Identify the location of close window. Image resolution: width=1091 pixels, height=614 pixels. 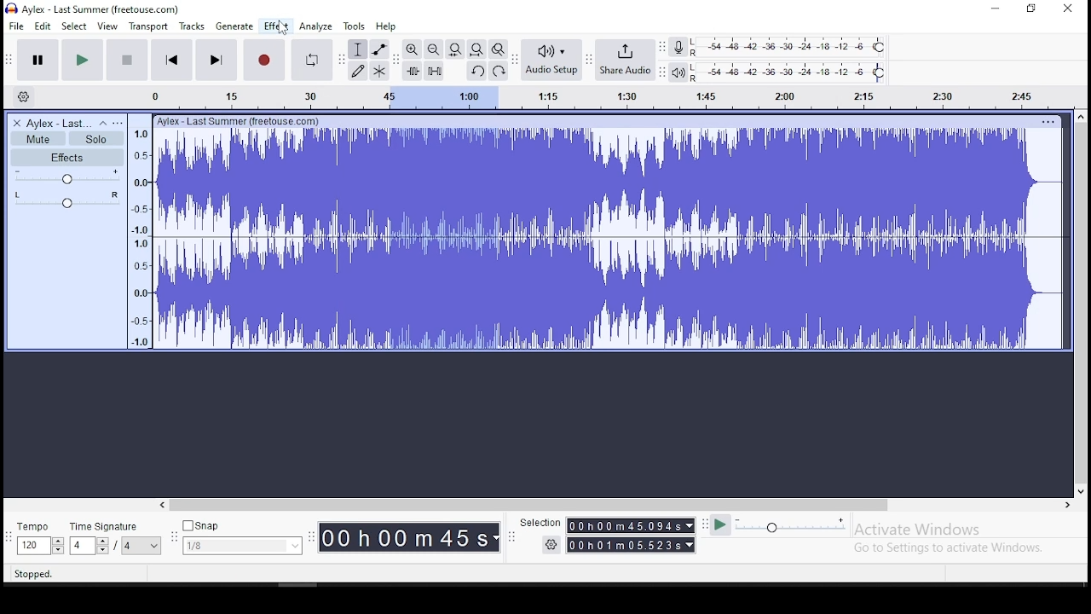
(1068, 9).